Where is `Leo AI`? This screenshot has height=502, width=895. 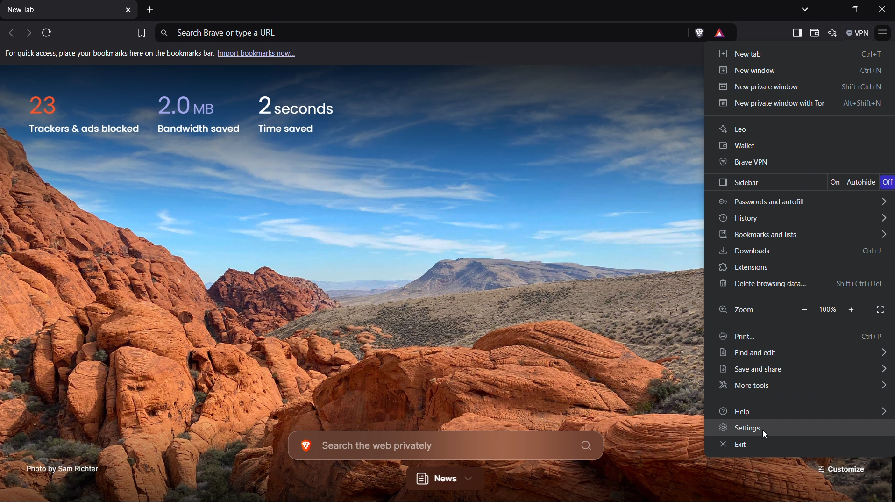 Leo AI is located at coordinates (832, 34).